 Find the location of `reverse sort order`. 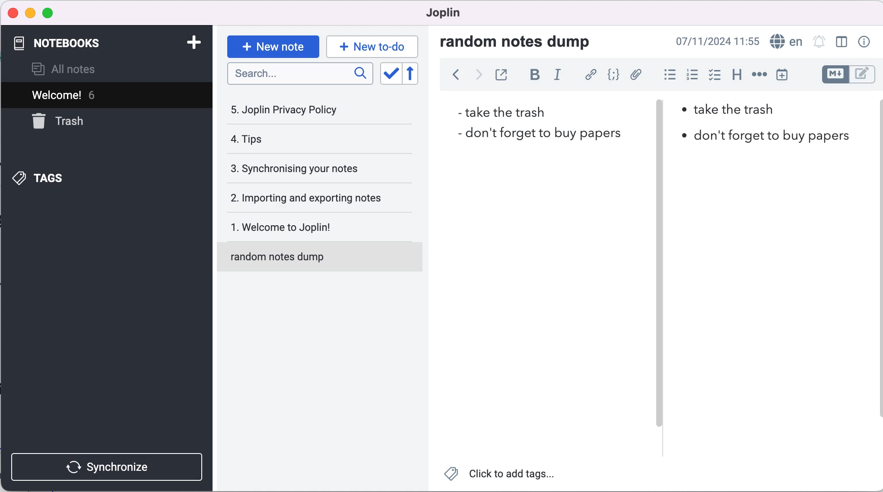

reverse sort order is located at coordinates (418, 74).